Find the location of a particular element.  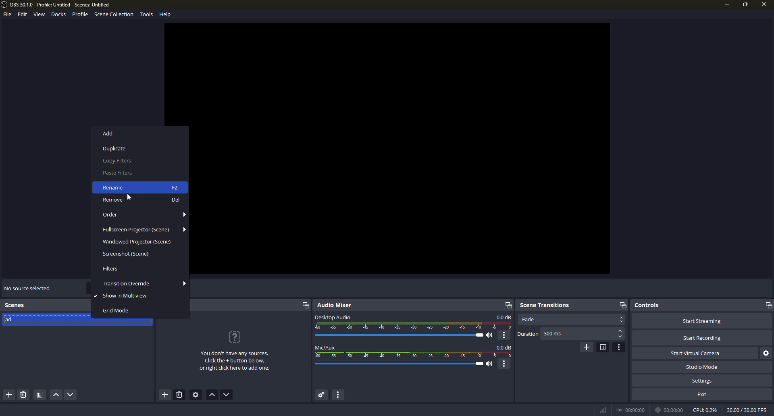

Add is located at coordinates (139, 135).